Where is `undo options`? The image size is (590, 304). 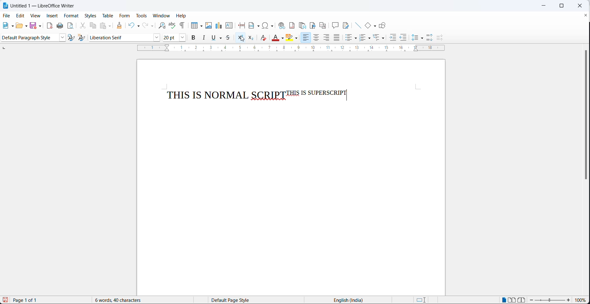 undo options is located at coordinates (137, 27).